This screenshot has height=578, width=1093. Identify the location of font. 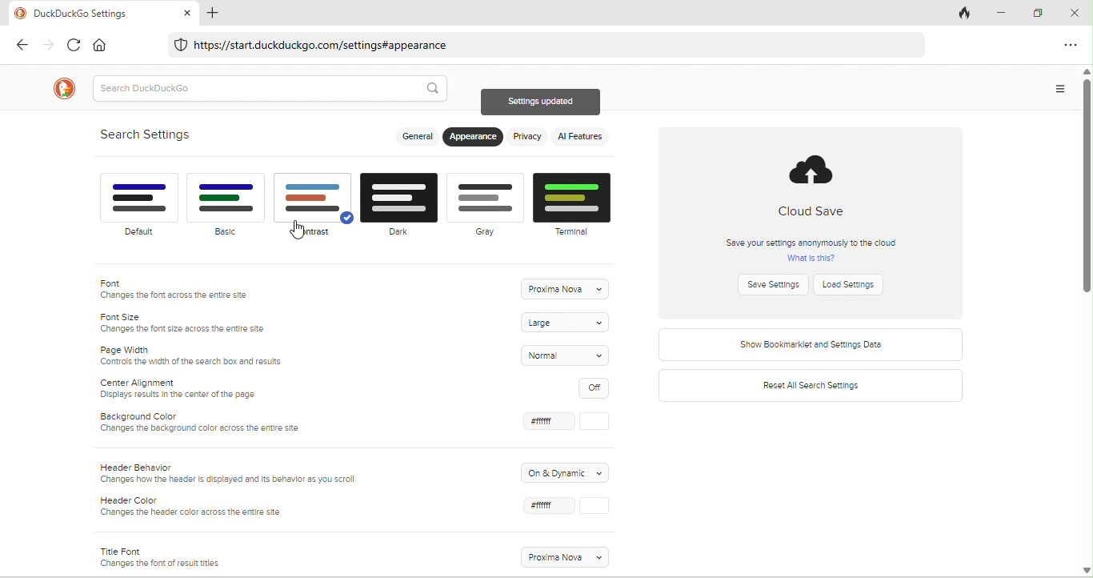
(187, 292).